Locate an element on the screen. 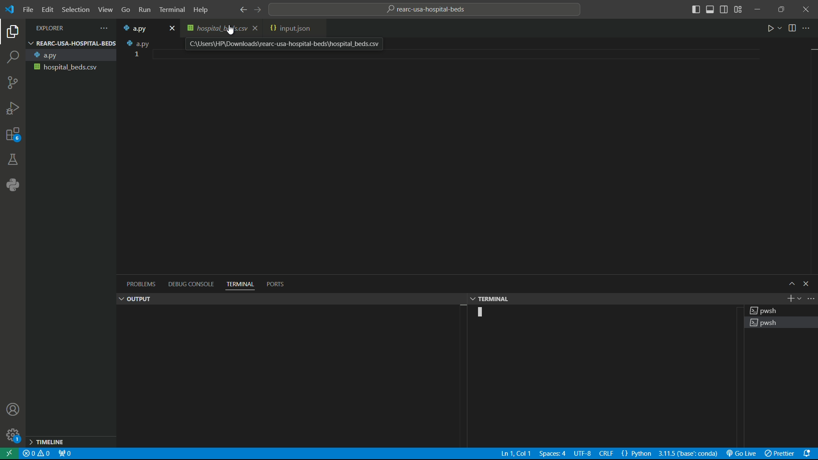 The image size is (818, 460). cursor is located at coordinates (232, 30).